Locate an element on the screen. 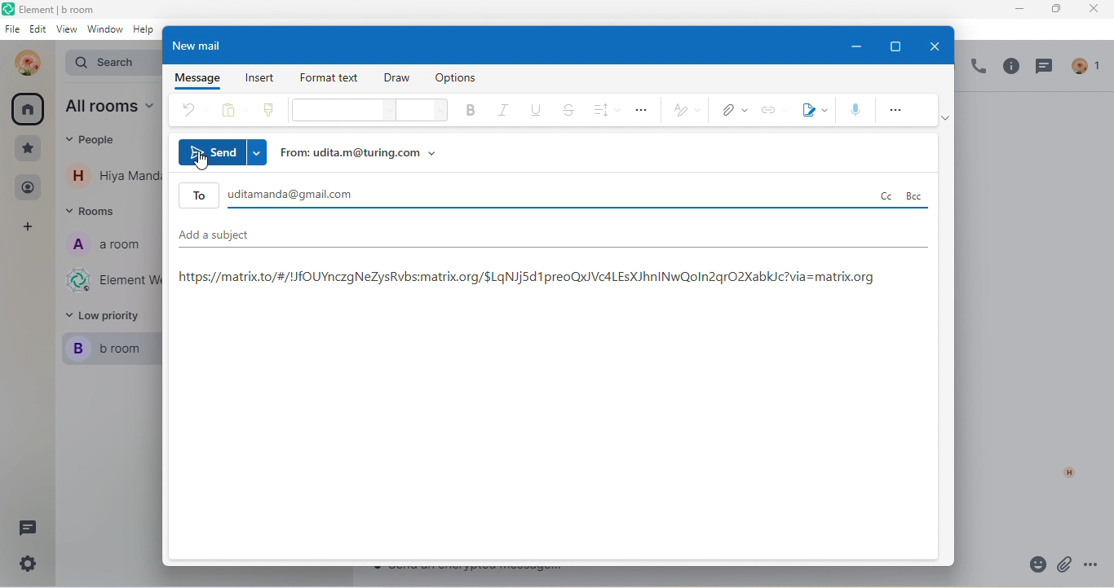 This screenshot has height=588, width=1114. udita mandal is located at coordinates (24, 63).